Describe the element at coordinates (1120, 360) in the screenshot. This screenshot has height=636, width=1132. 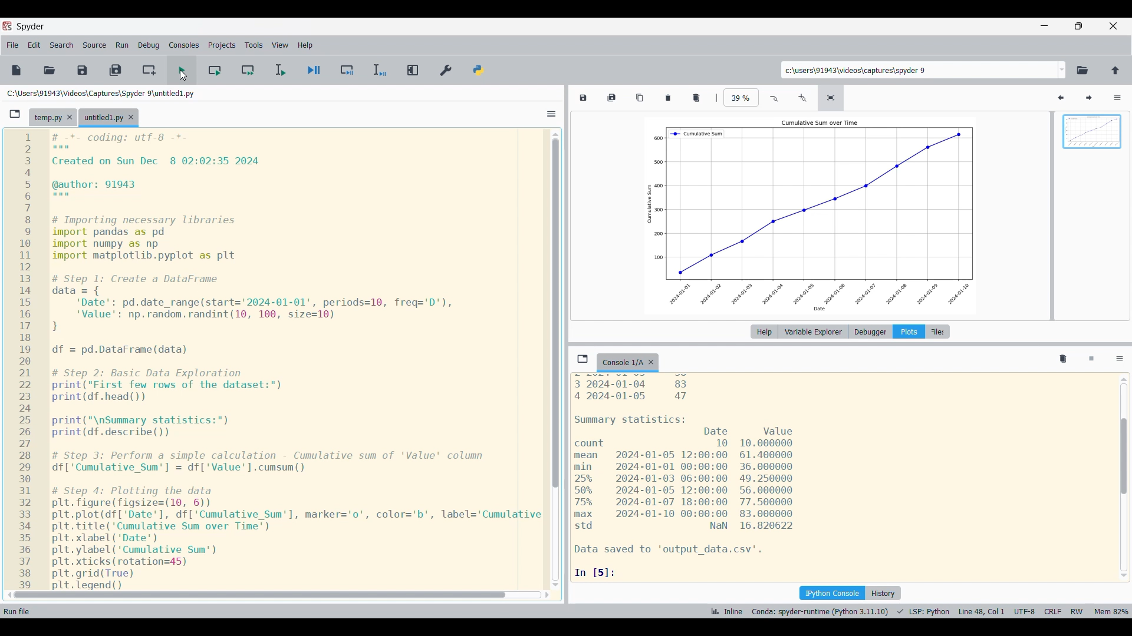
I see `Options` at that location.